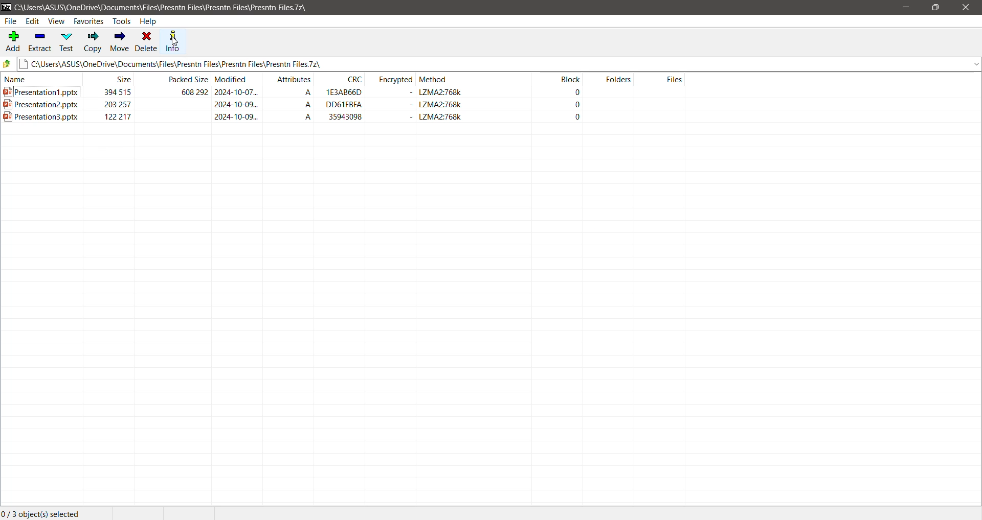  What do you see at coordinates (906, 7) in the screenshot?
I see `Minimize` at bounding box center [906, 7].